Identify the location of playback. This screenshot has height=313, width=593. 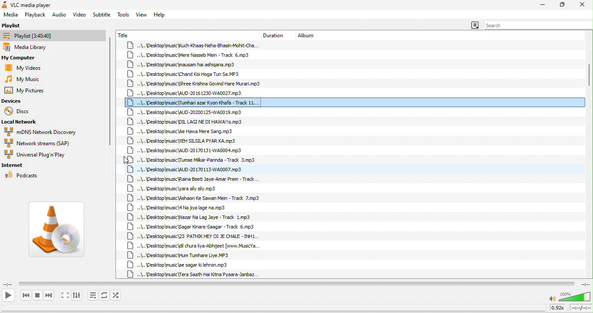
(36, 15).